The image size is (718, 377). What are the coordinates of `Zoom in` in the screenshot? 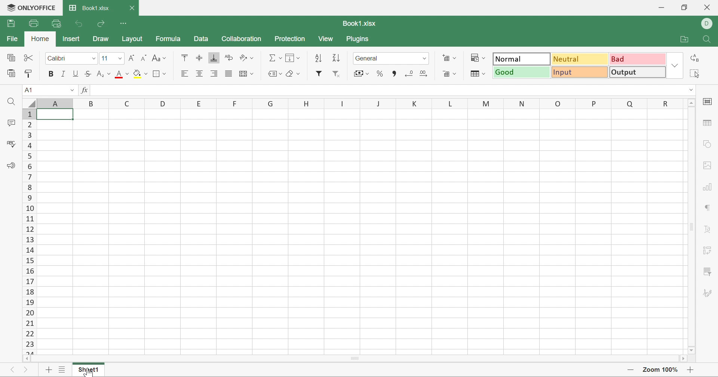 It's located at (691, 371).